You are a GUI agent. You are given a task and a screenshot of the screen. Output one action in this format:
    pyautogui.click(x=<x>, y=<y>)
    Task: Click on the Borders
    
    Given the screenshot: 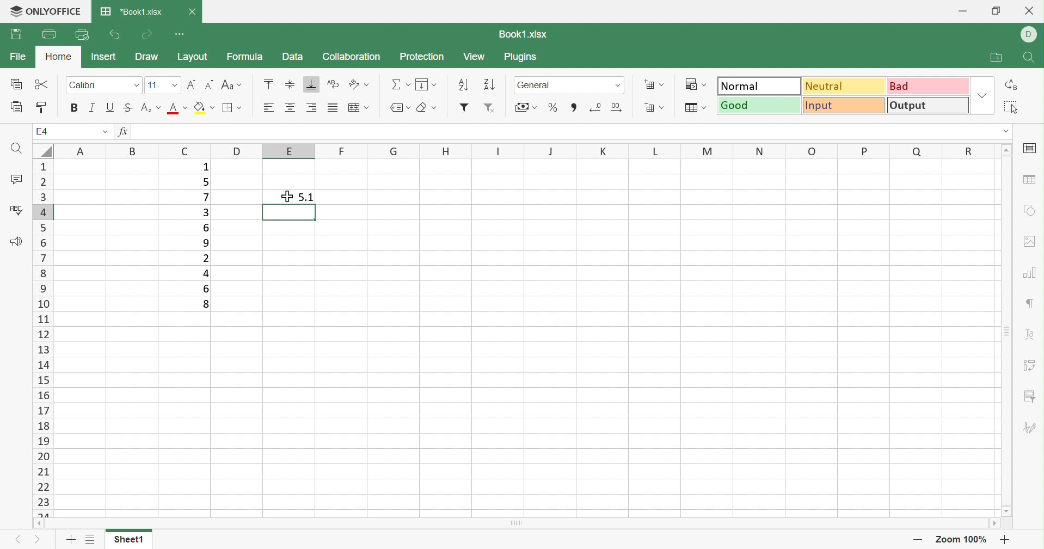 What is the action you would take?
    pyautogui.click(x=231, y=107)
    